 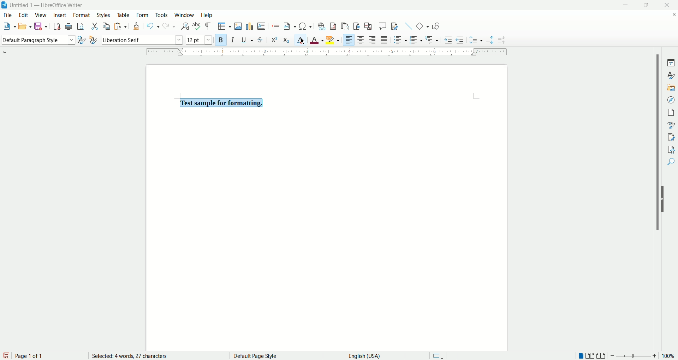 I want to click on increase line spacing, so click(x=489, y=39).